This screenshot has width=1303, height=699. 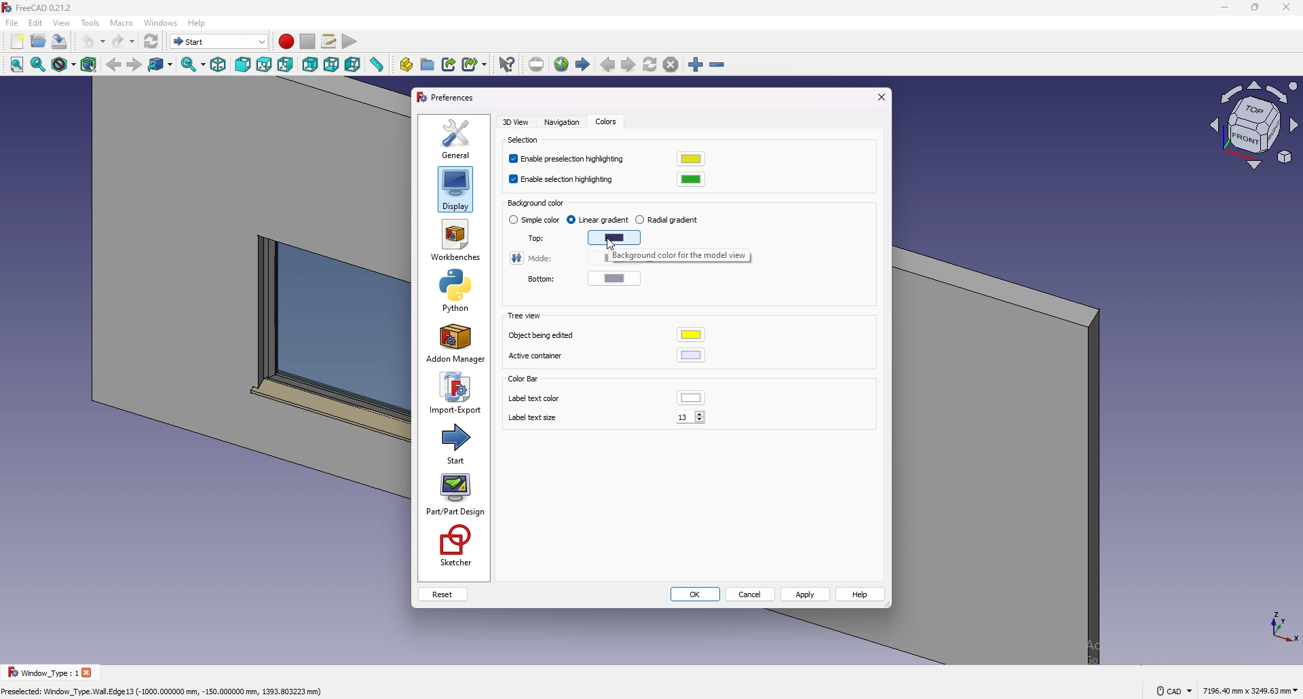 What do you see at coordinates (535, 280) in the screenshot?
I see `bottom` at bounding box center [535, 280].